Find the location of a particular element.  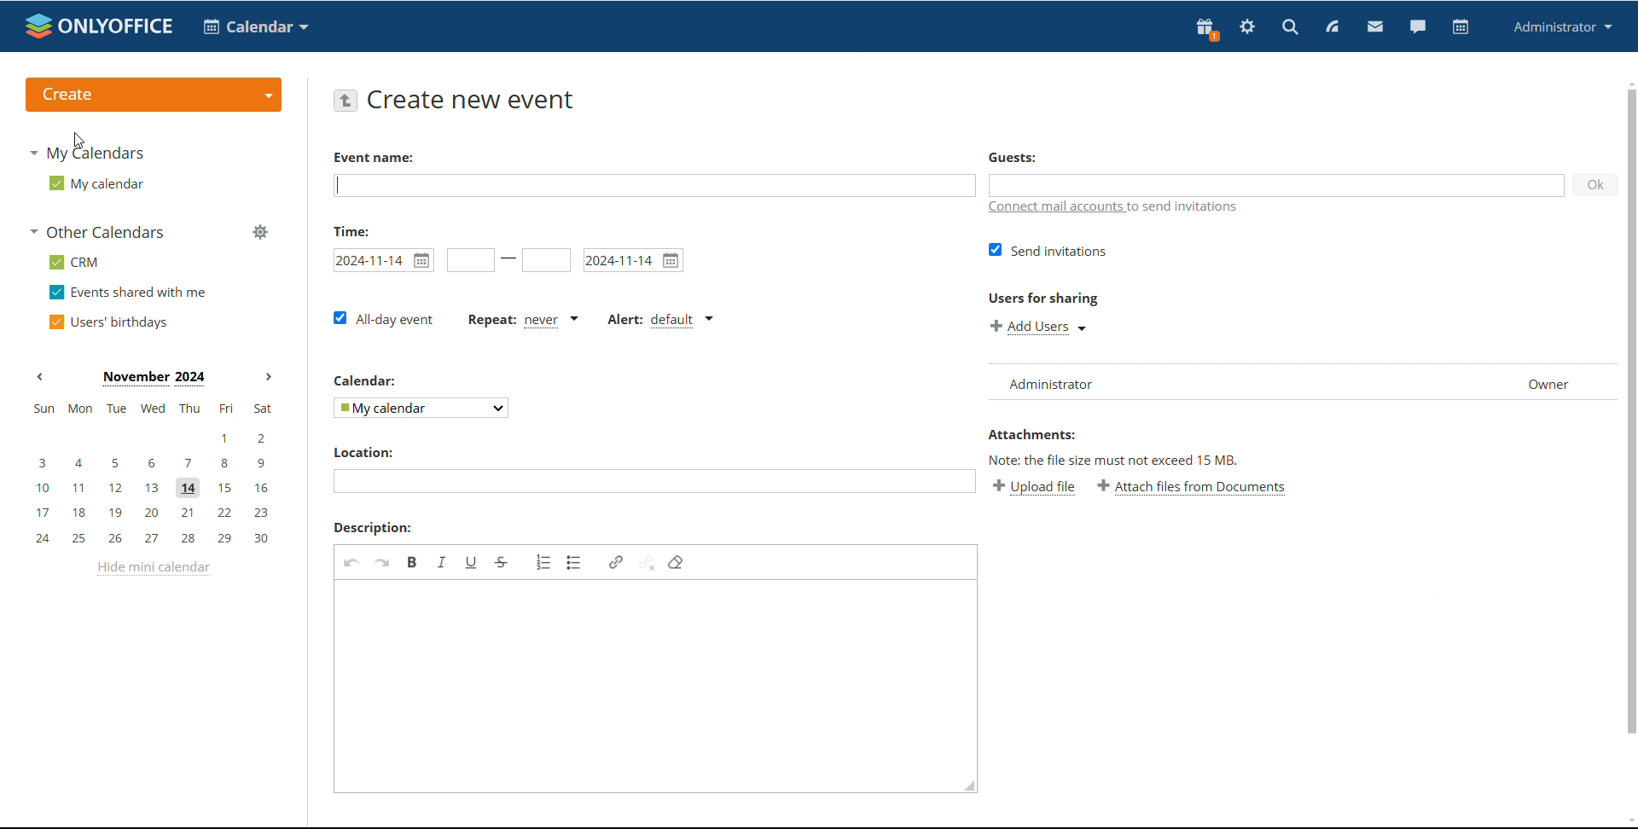

insert/remove bulleted list is located at coordinates (575, 562).